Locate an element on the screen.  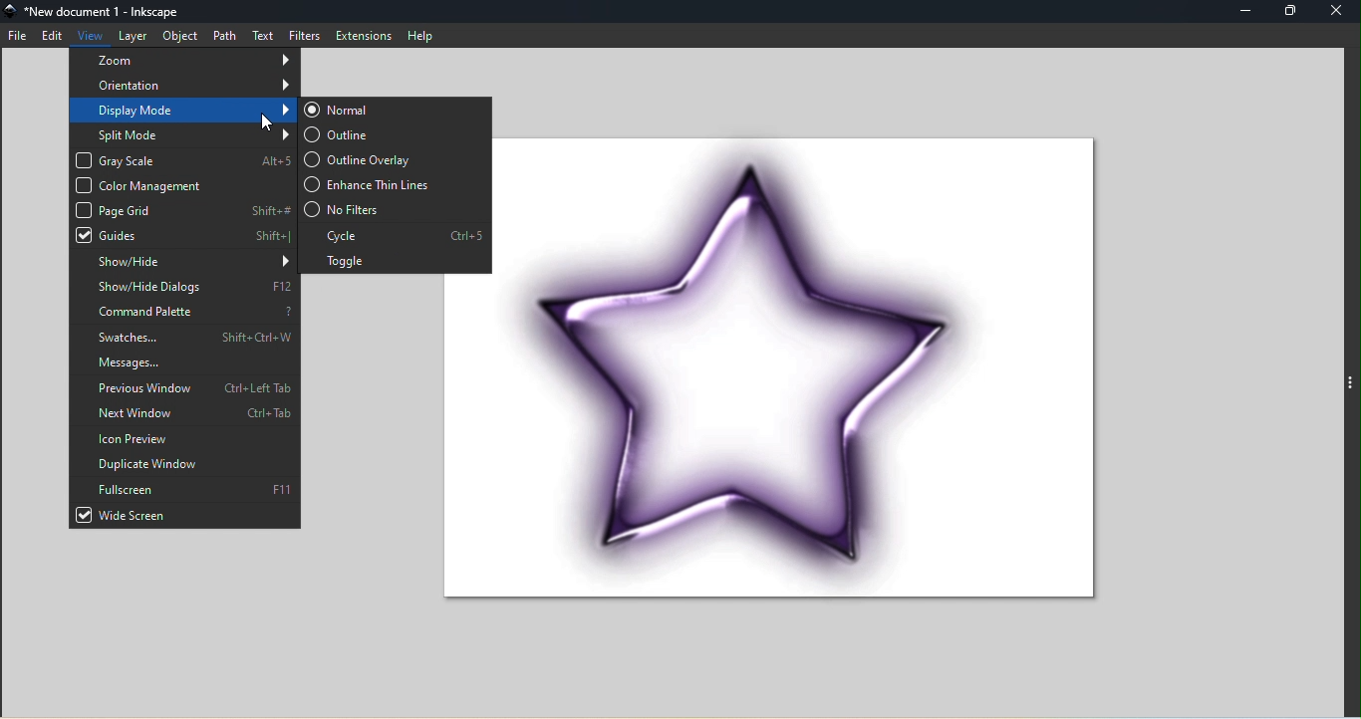
Minimize is located at coordinates (1247, 12).